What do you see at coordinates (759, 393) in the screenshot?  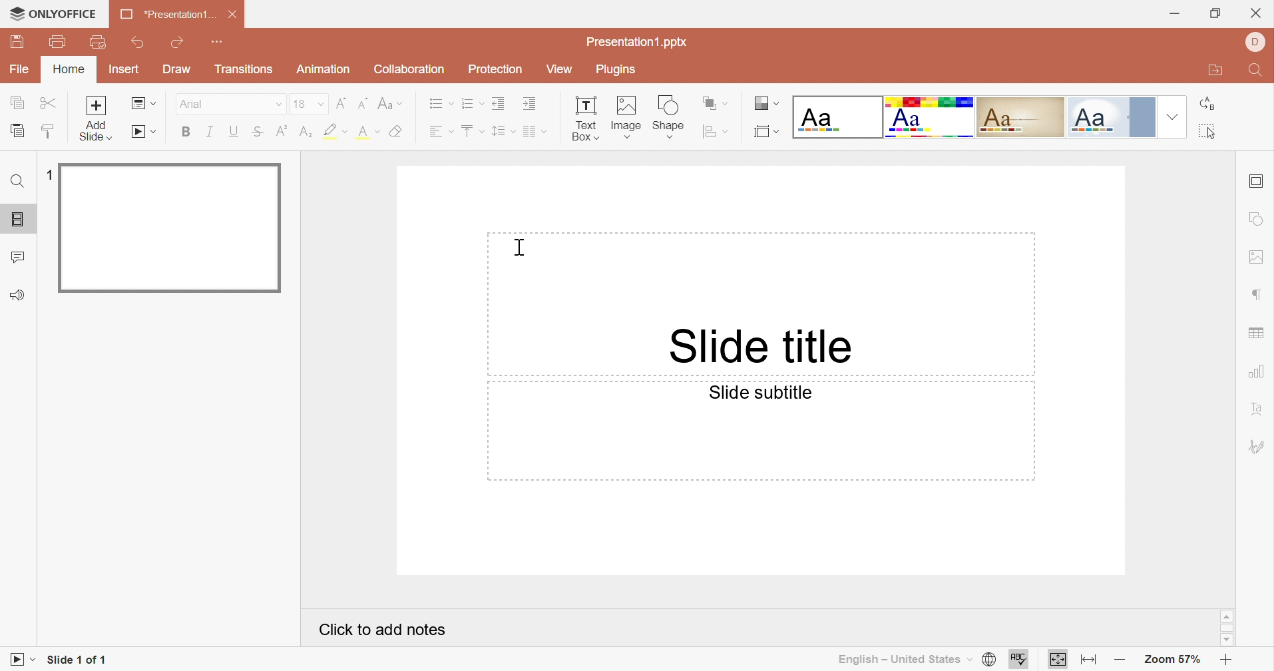 I see `Slide subtitle` at bounding box center [759, 393].